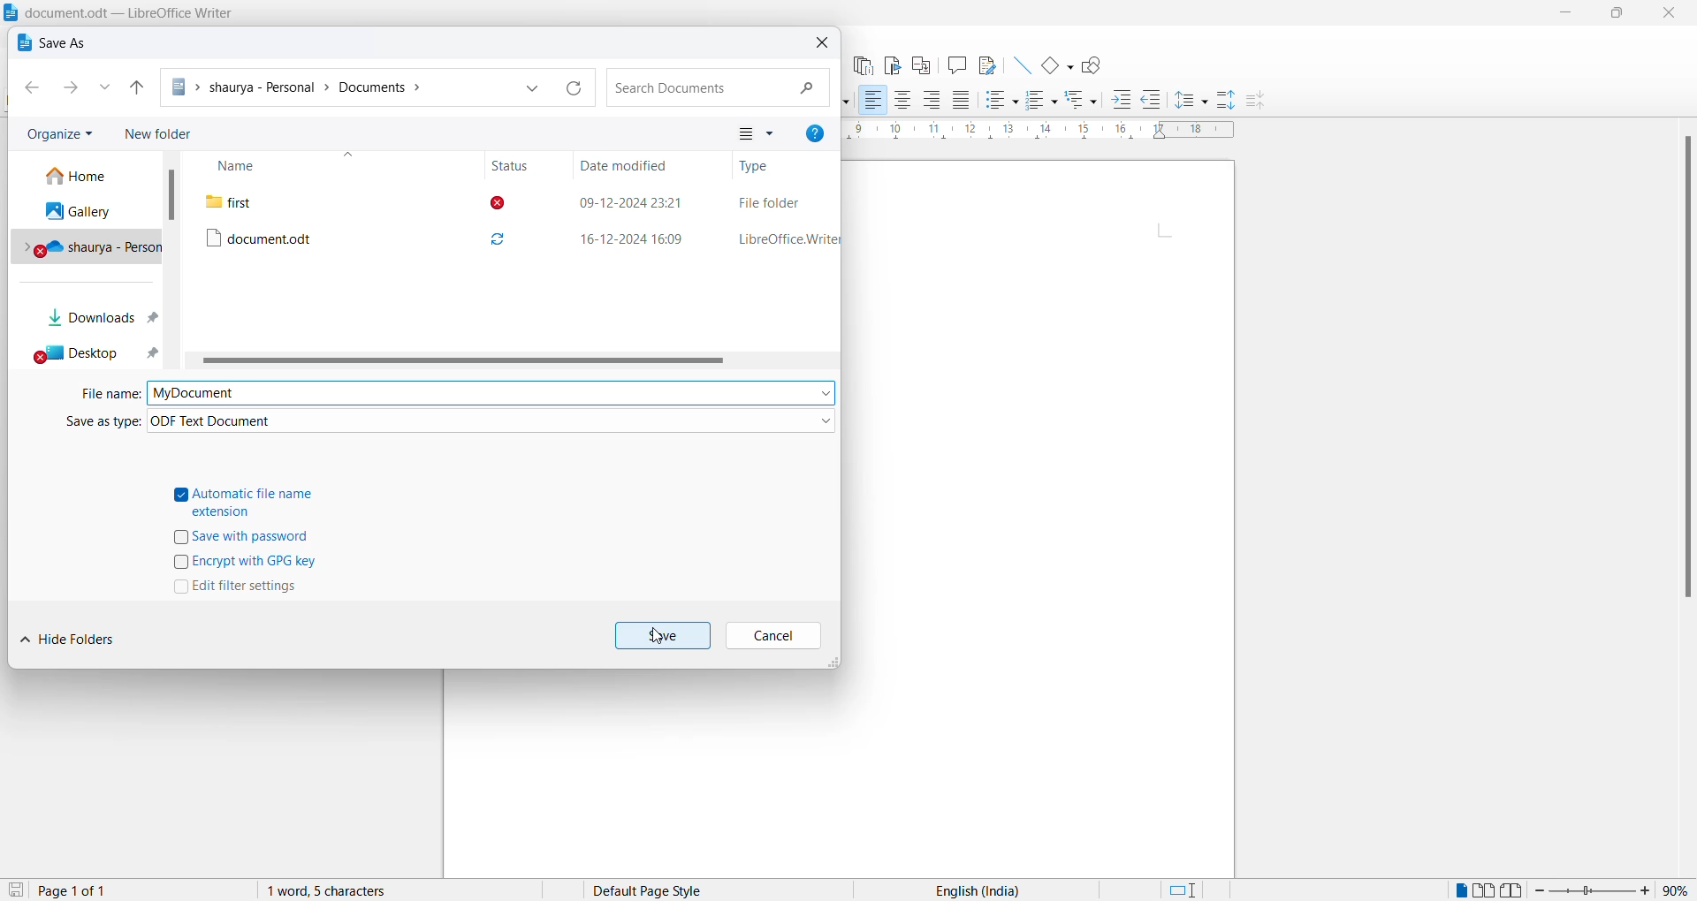  Describe the element at coordinates (956, 66) in the screenshot. I see `Insert comments` at that location.